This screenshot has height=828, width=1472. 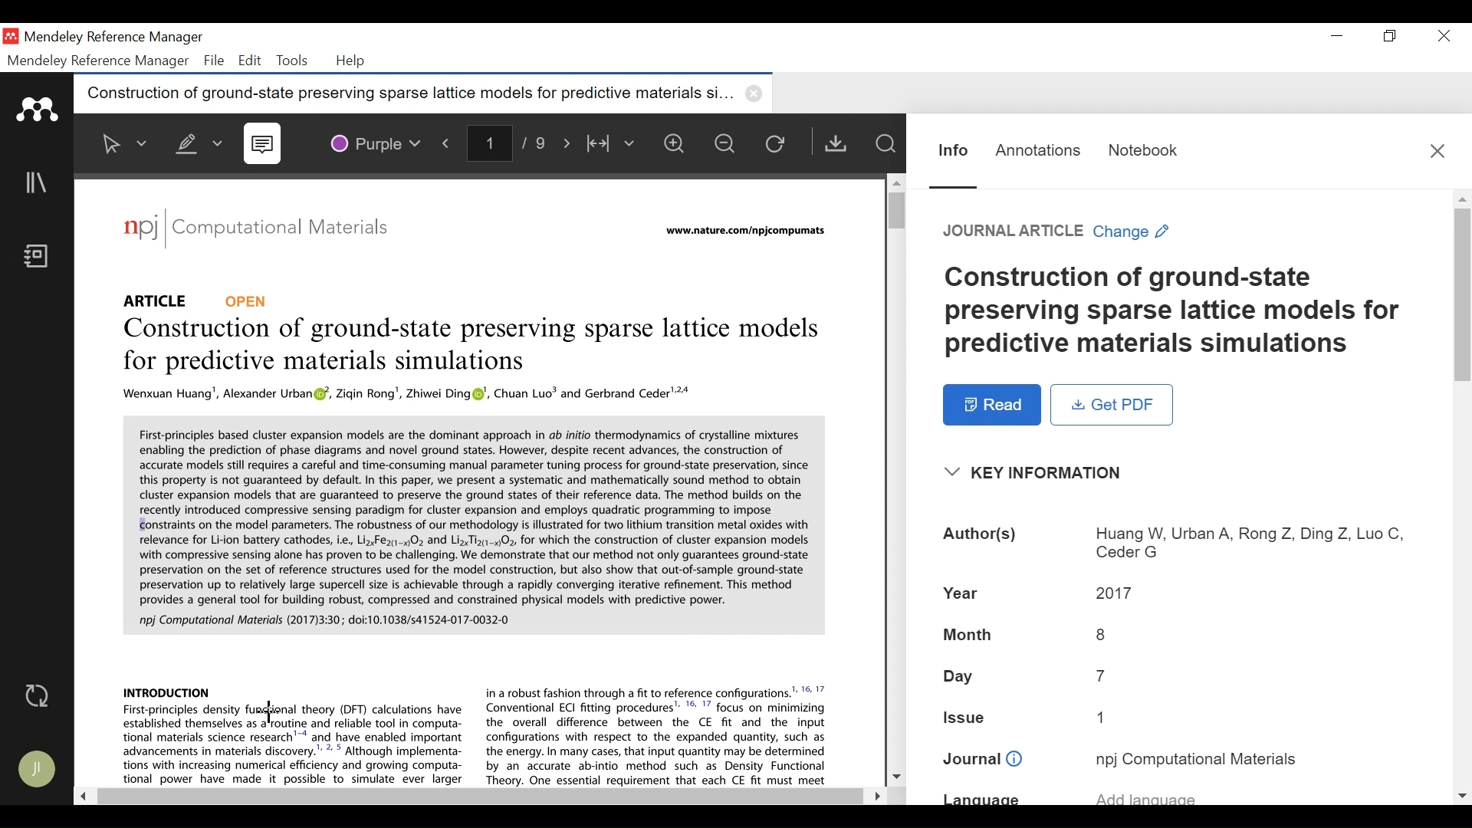 What do you see at coordinates (1178, 678) in the screenshot?
I see `Day` at bounding box center [1178, 678].